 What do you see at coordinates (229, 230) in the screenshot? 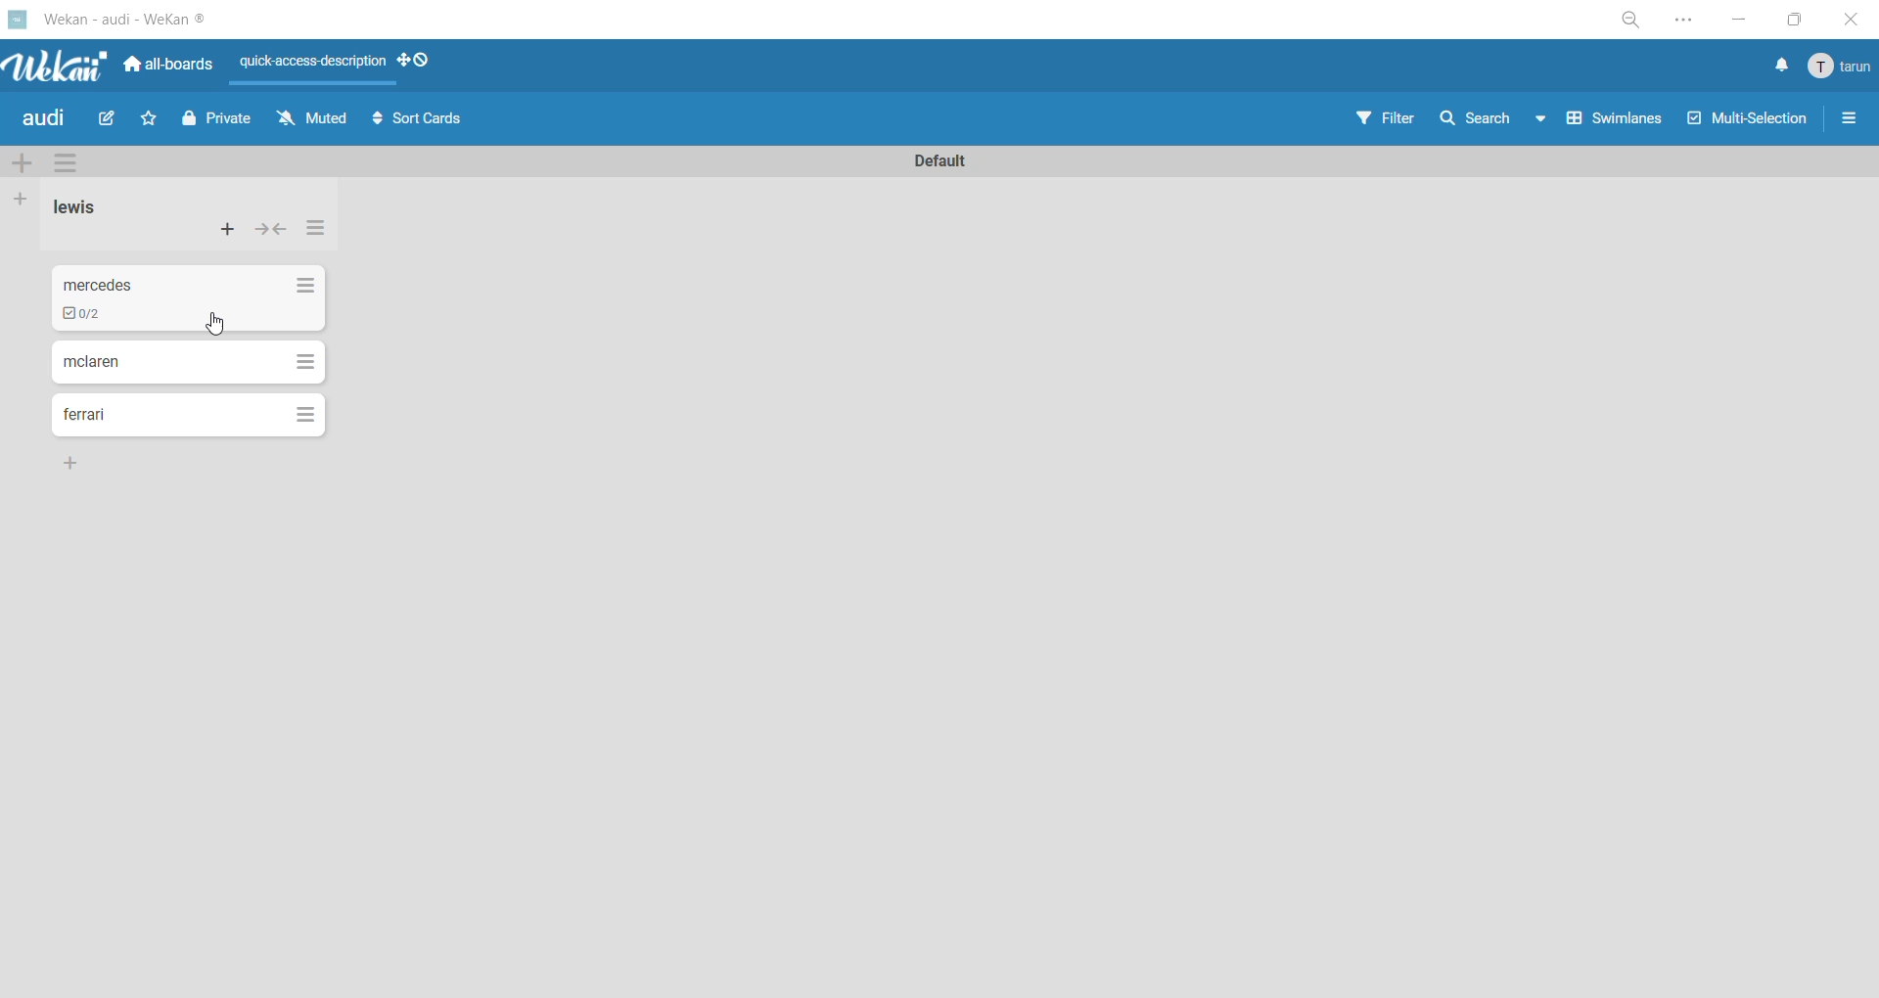
I see `add card` at bounding box center [229, 230].